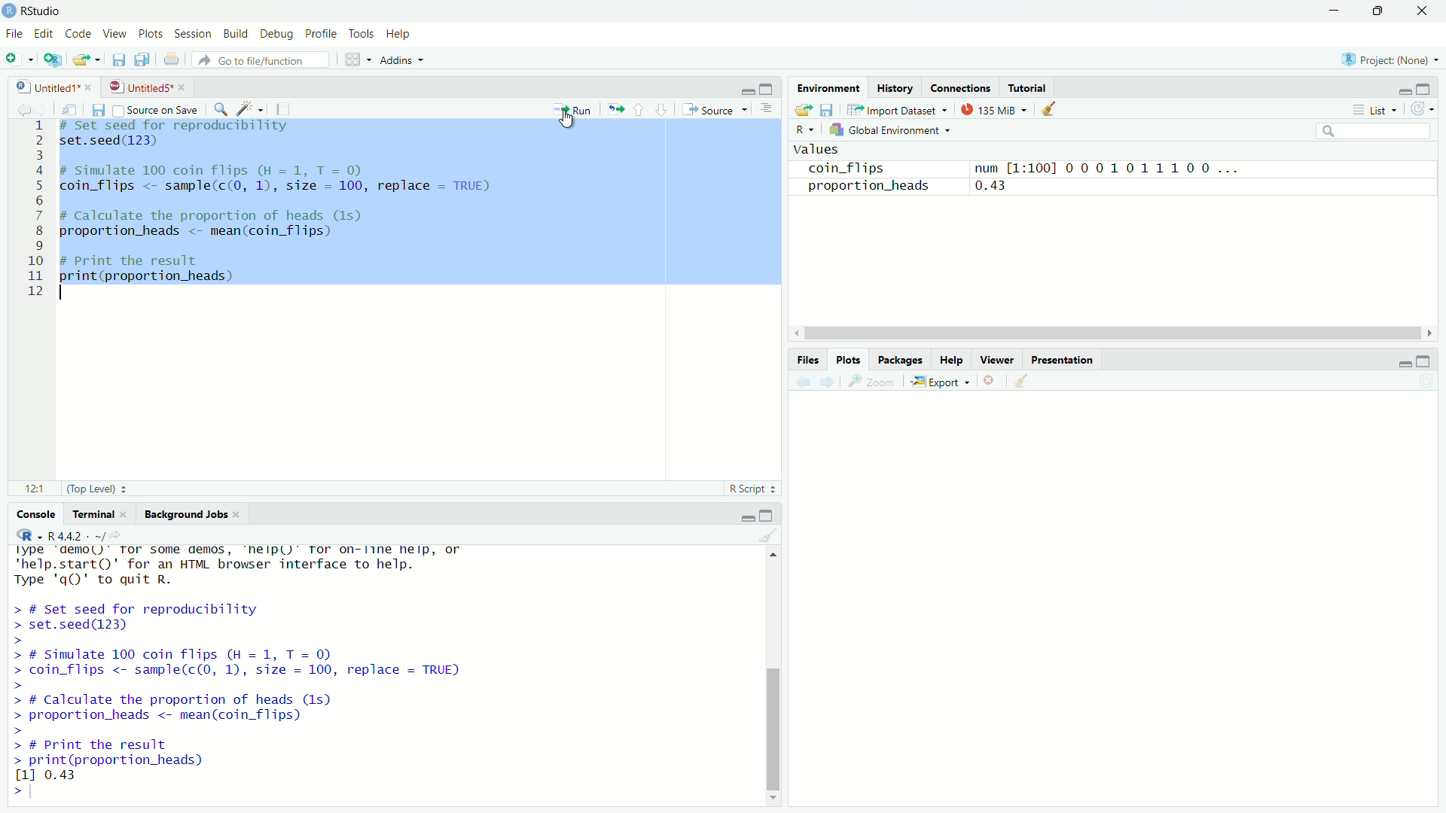 This screenshot has height=813, width=1446. Describe the element at coordinates (128, 536) in the screenshot. I see `view the current working directory` at that location.